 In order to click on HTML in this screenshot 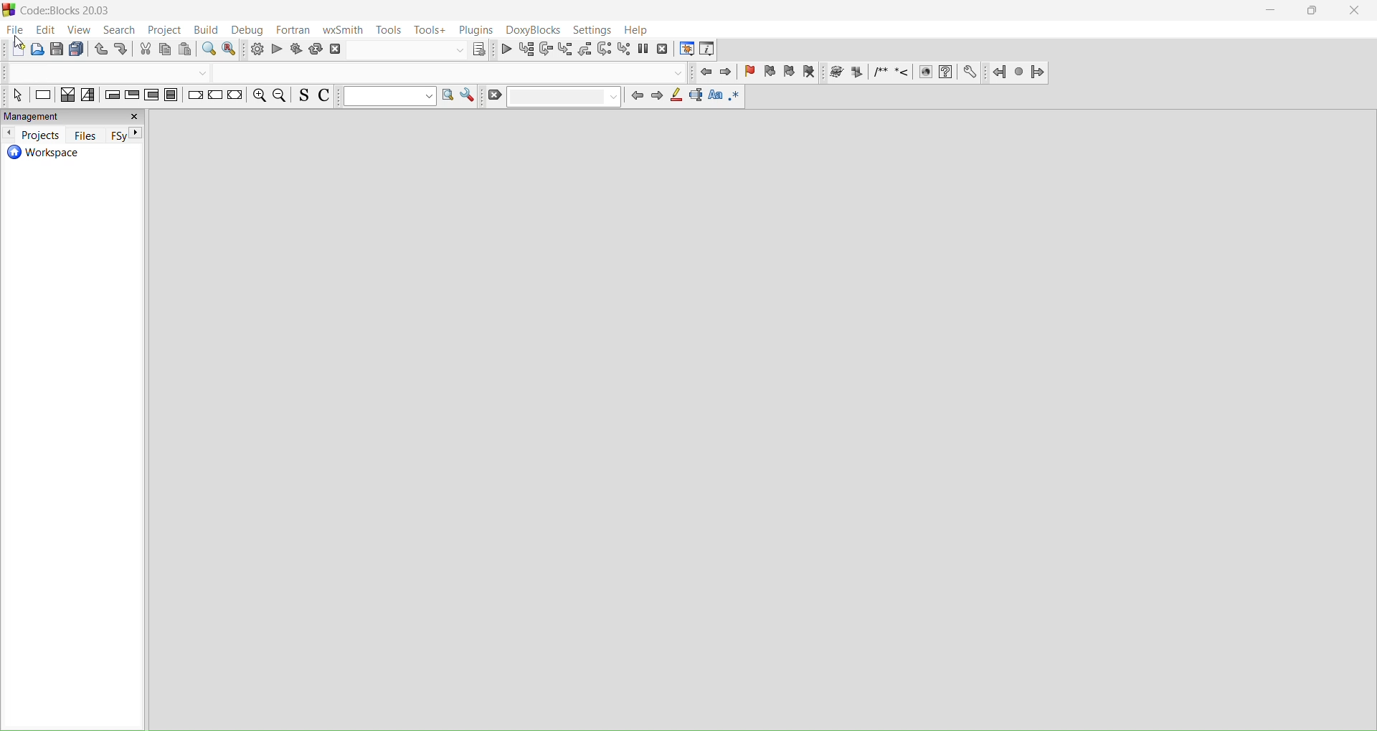, I will do `click(924, 70)`.